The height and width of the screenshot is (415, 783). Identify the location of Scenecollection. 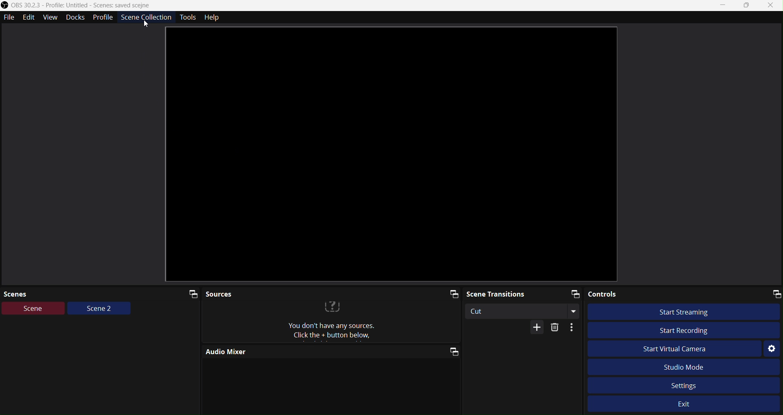
(147, 18).